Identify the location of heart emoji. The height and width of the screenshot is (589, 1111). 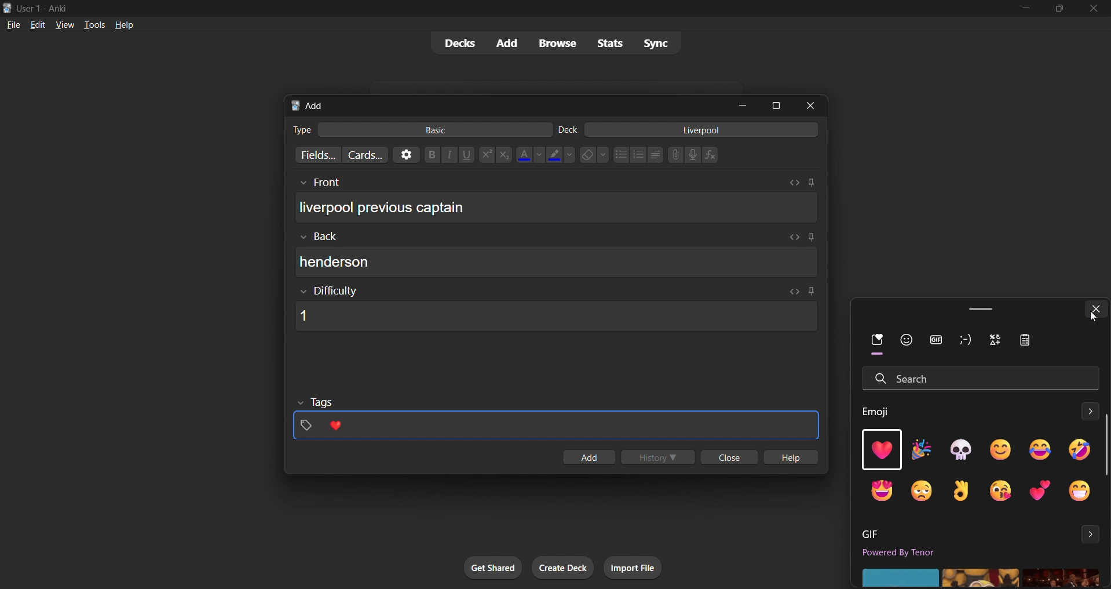
(879, 451).